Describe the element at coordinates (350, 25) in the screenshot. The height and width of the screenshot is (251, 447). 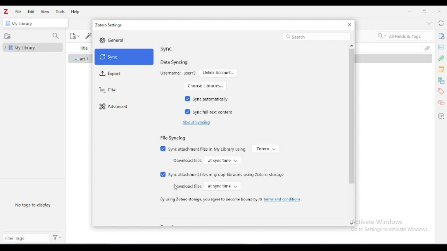
I see `close` at that location.